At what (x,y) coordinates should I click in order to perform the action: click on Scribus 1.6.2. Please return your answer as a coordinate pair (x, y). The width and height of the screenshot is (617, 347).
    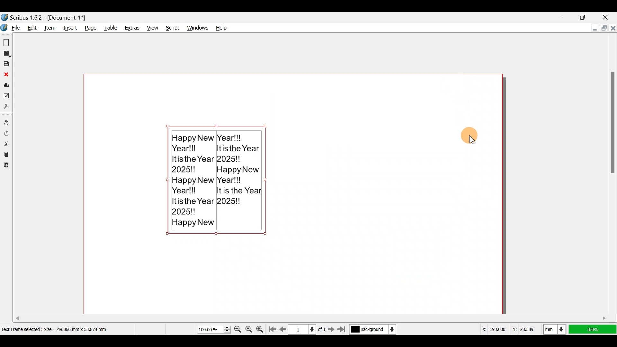
    Looking at the image, I should click on (45, 17).